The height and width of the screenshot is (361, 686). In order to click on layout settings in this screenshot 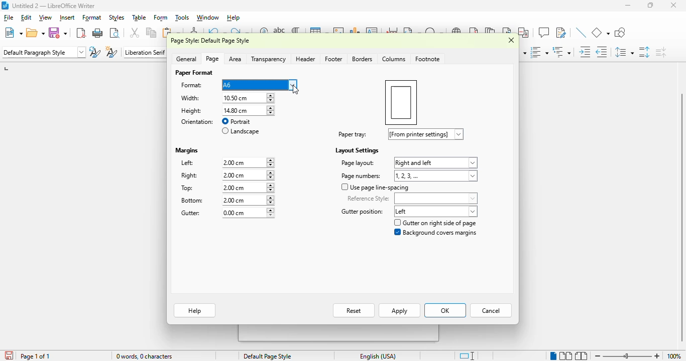, I will do `click(357, 150)`.